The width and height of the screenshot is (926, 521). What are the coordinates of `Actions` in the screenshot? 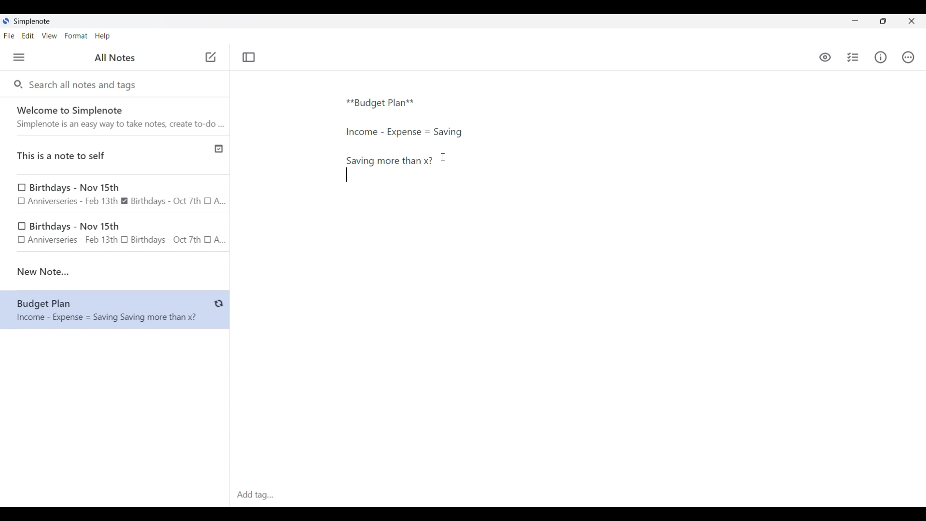 It's located at (908, 57).